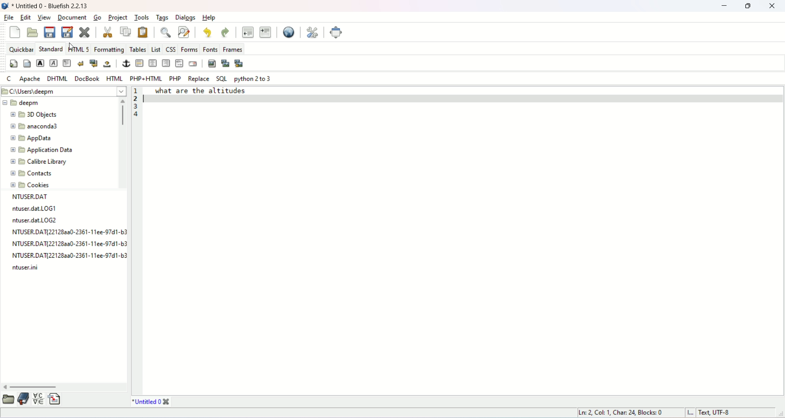 The image size is (785, 418). What do you see at coordinates (80, 63) in the screenshot?
I see `break` at bounding box center [80, 63].